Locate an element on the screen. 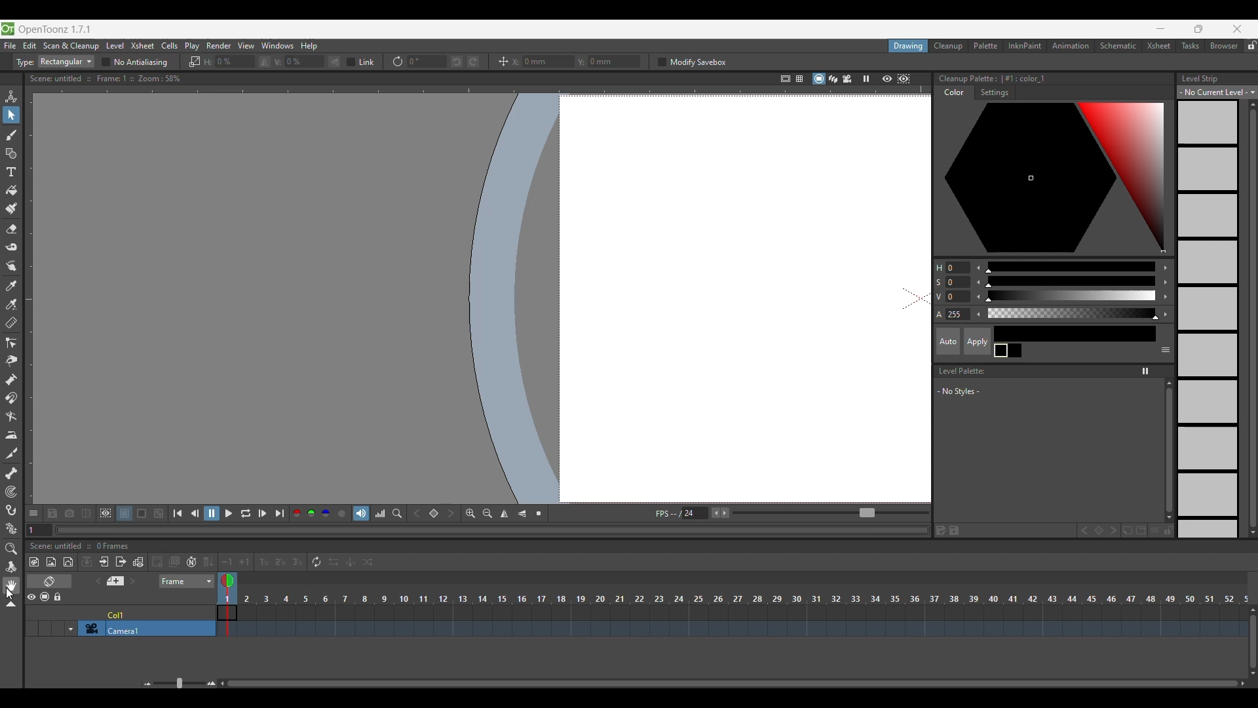  Zoom out is located at coordinates (145, 682).